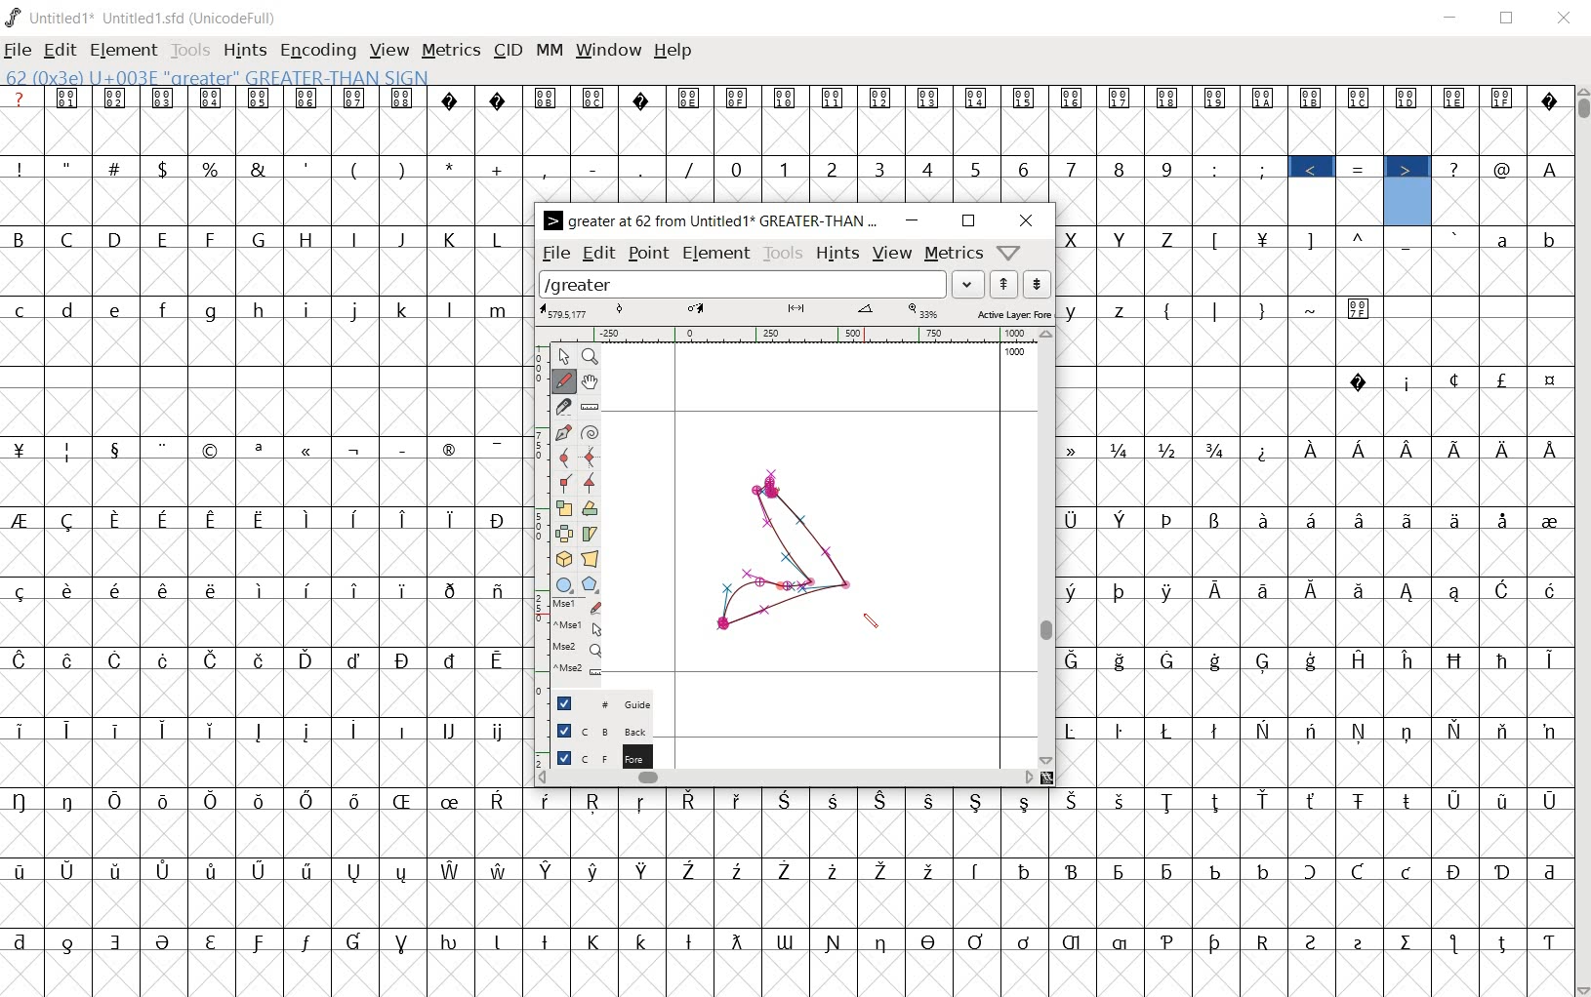  Describe the element at coordinates (1009, 252) in the screenshot. I see `help/window` at that location.